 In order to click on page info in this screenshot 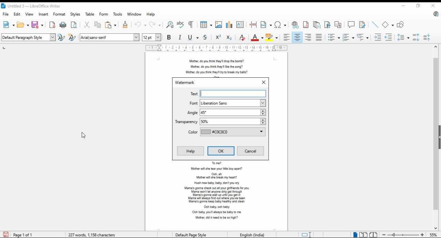, I will do `click(20, 235)`.